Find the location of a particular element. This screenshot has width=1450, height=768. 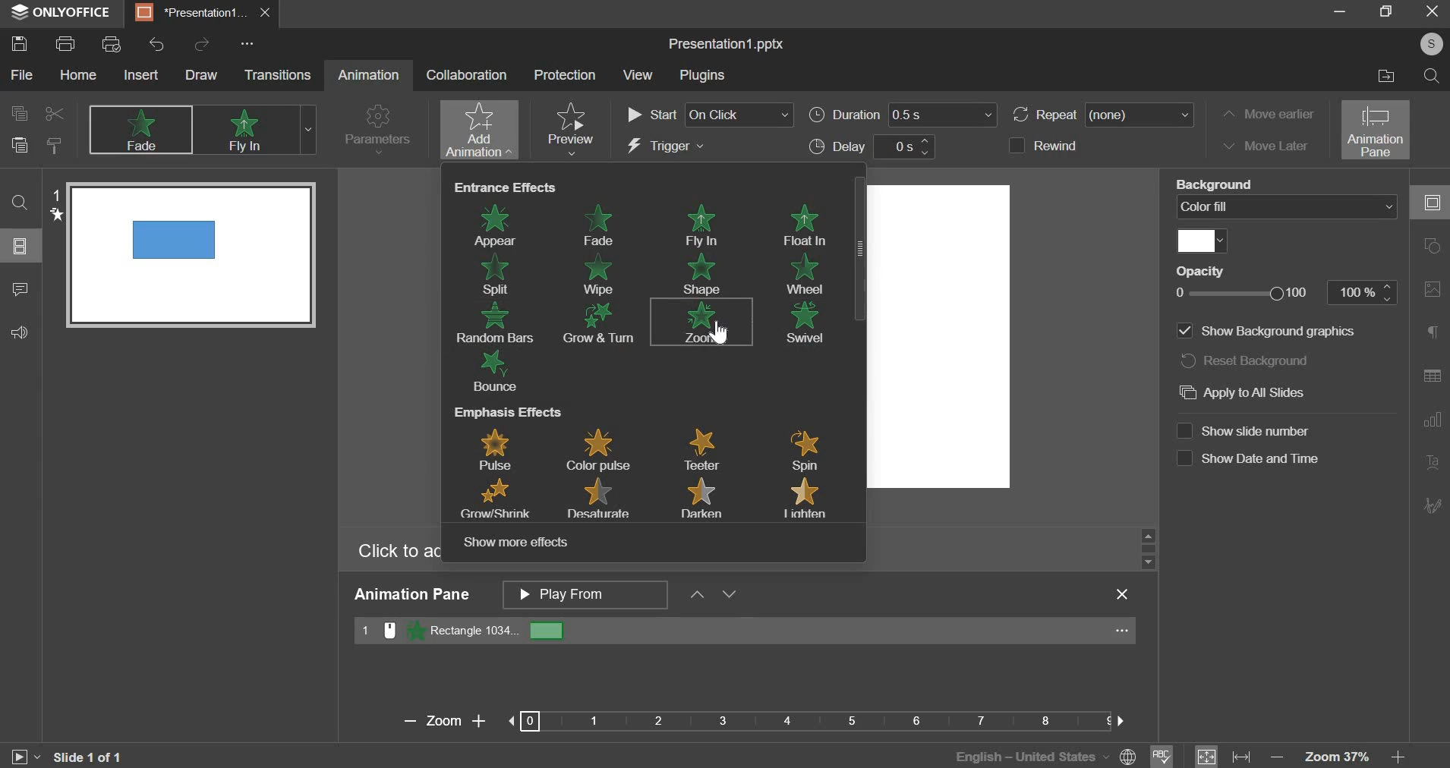

random bars is located at coordinates (496, 326).